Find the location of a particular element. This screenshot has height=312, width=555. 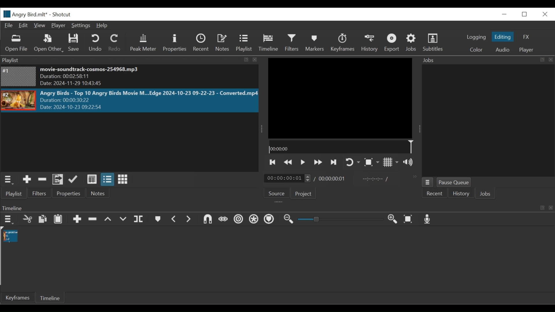

History is located at coordinates (461, 194).